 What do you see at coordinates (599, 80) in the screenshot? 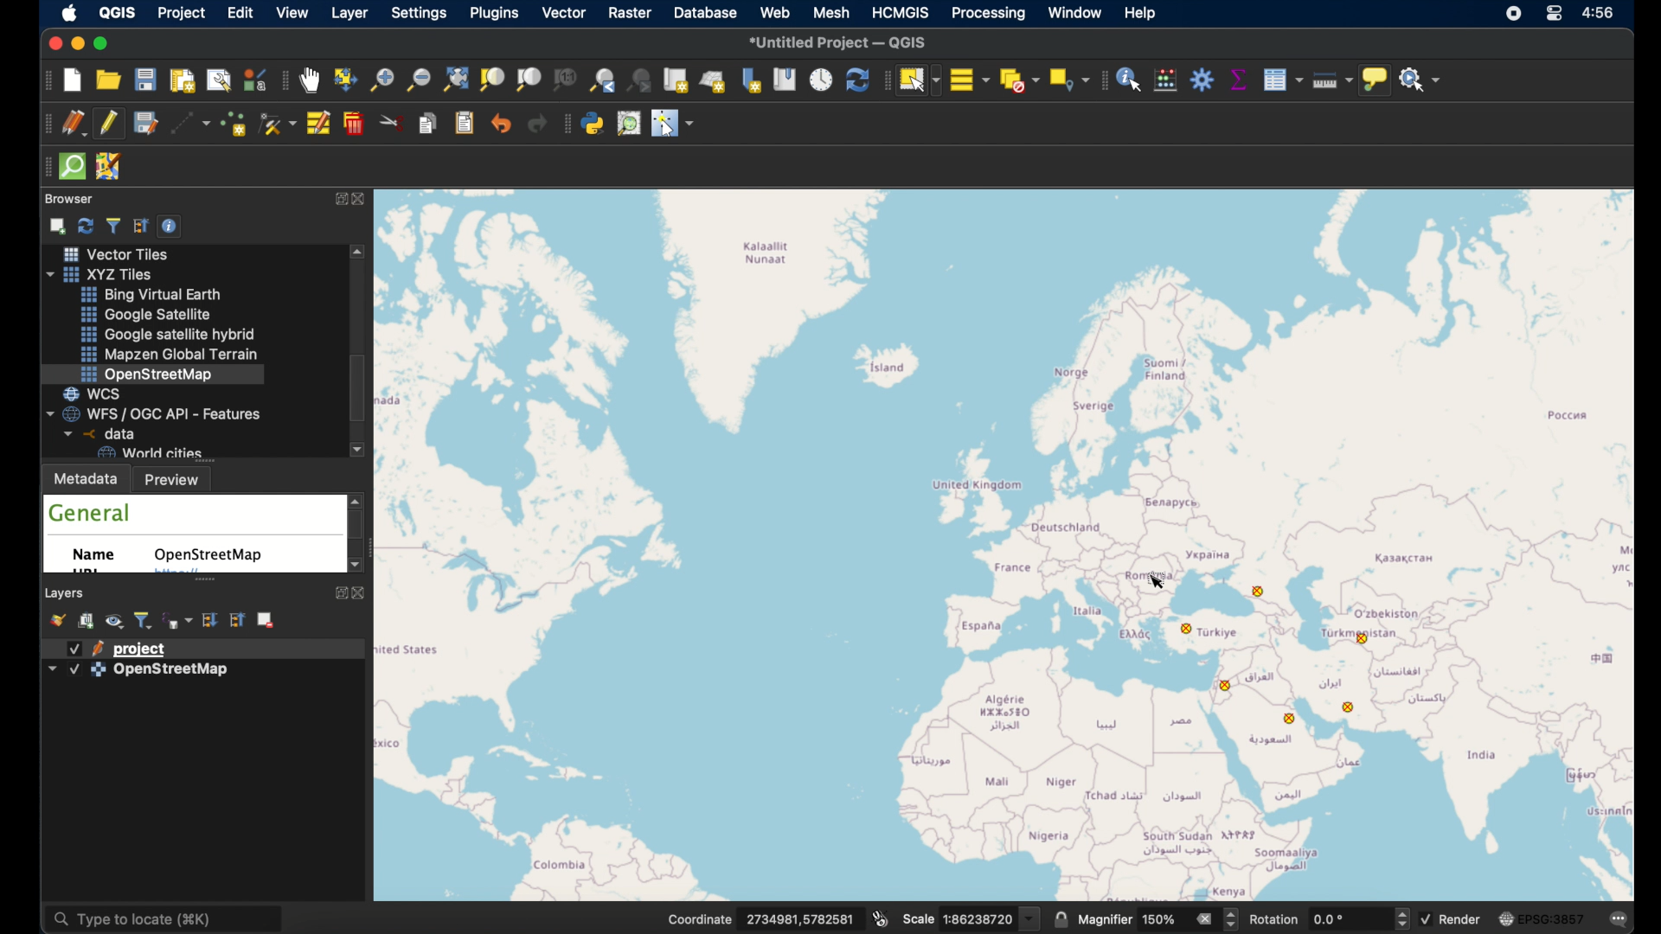
I see `zoom last` at bounding box center [599, 80].